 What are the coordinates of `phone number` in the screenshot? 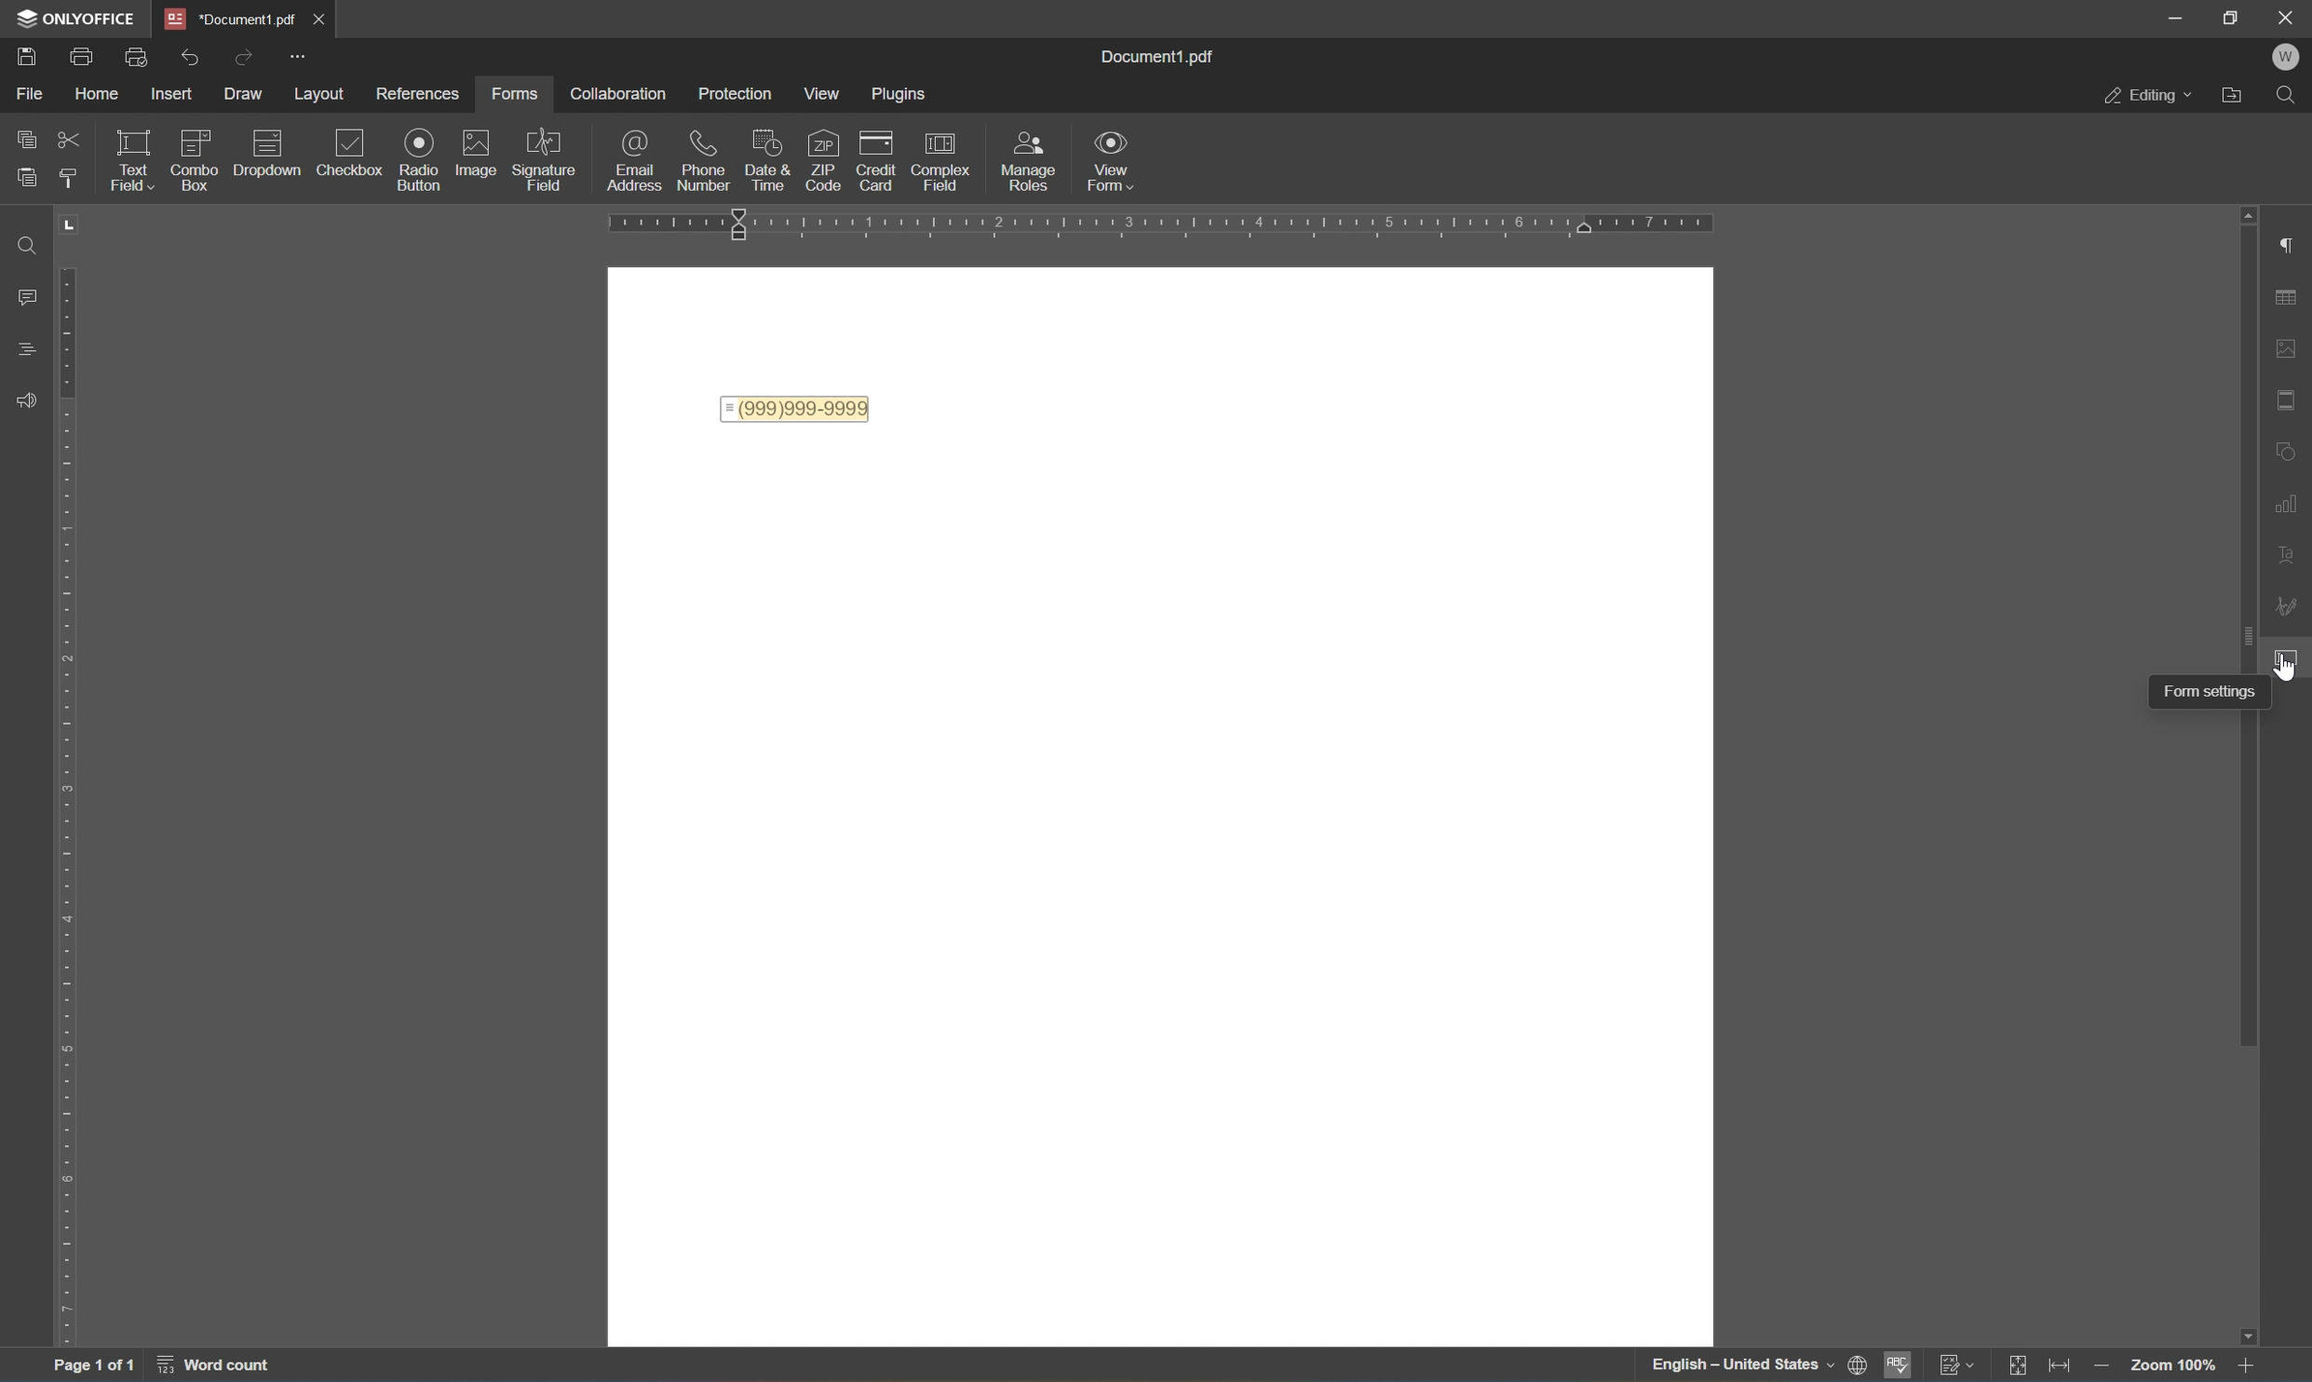 It's located at (708, 161).